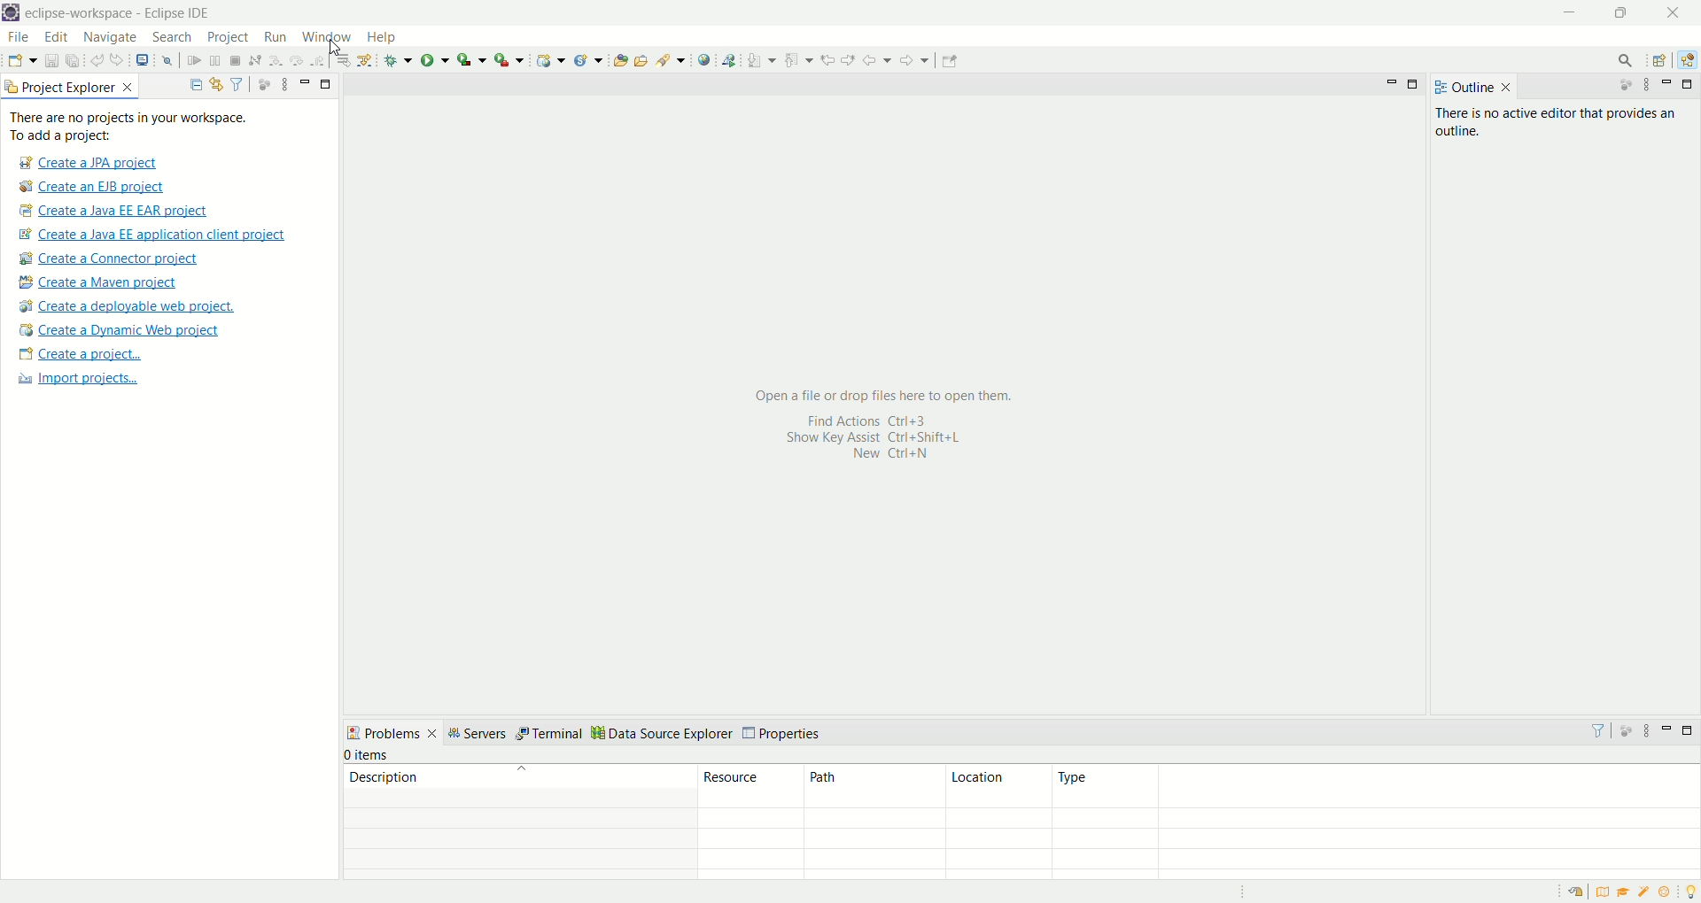 Image resolution: width=1701 pixels, height=903 pixels. Describe the element at coordinates (98, 61) in the screenshot. I see `undo` at that location.